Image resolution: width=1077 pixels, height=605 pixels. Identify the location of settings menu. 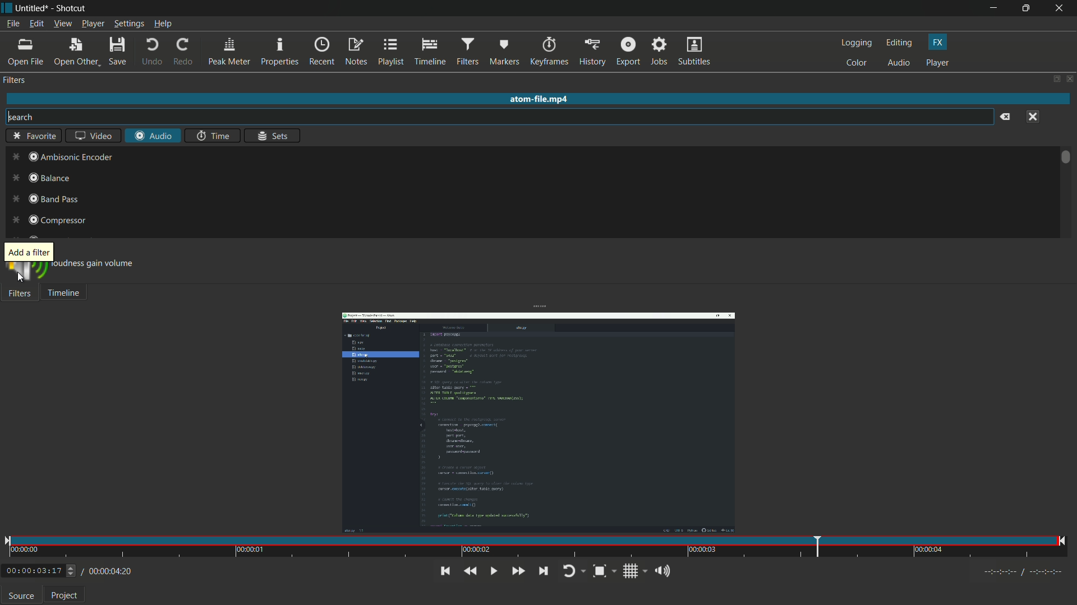
(129, 24).